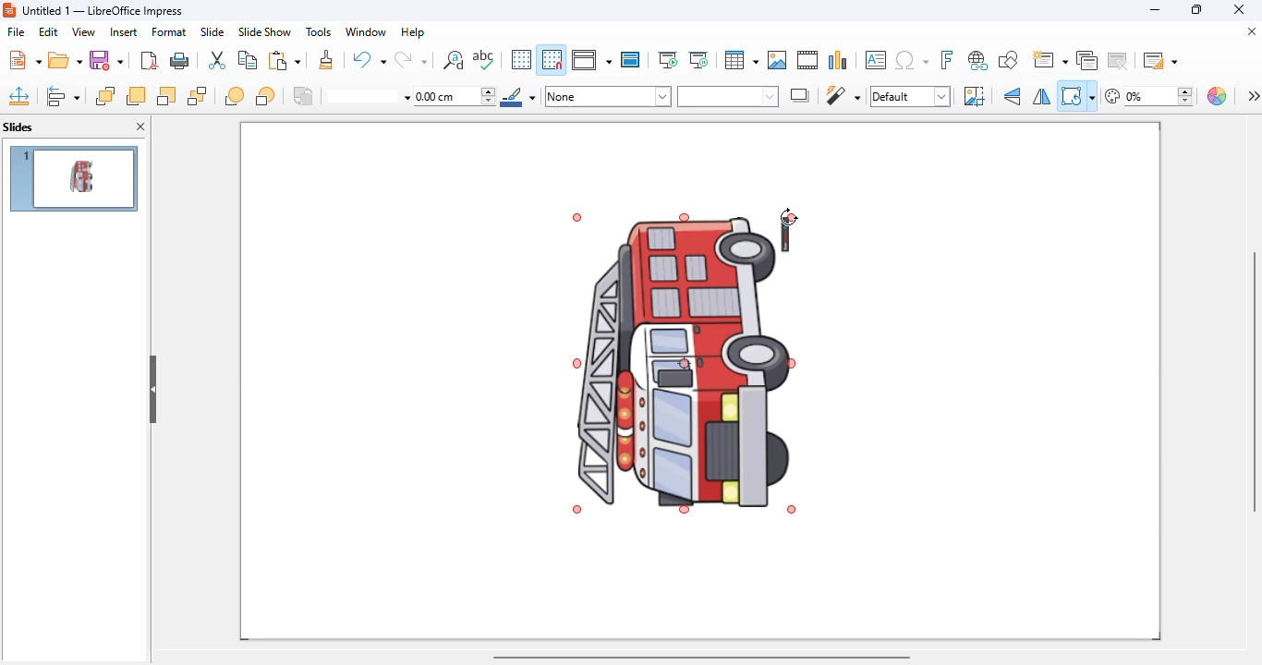  What do you see at coordinates (974, 96) in the screenshot?
I see `crop image` at bounding box center [974, 96].